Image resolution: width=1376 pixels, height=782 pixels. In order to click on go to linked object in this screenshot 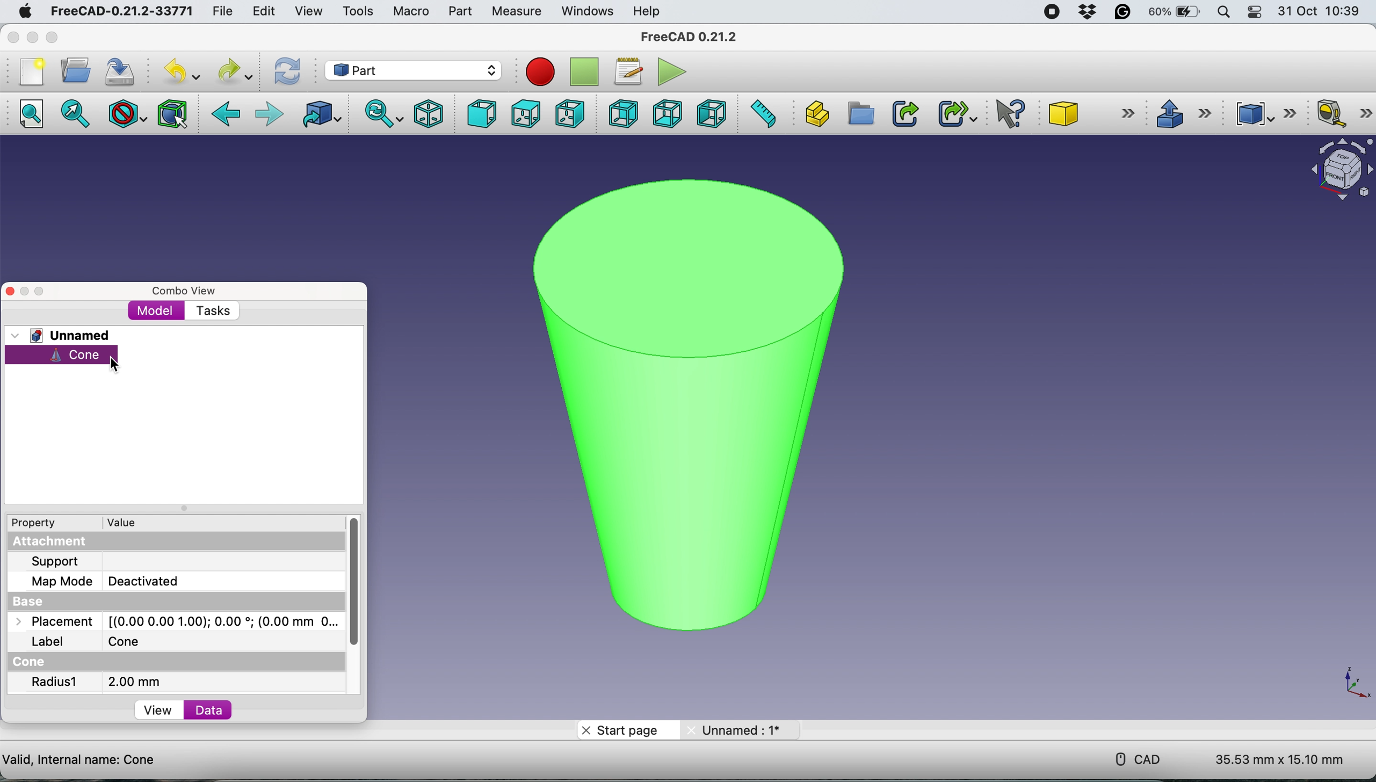, I will do `click(318, 115)`.